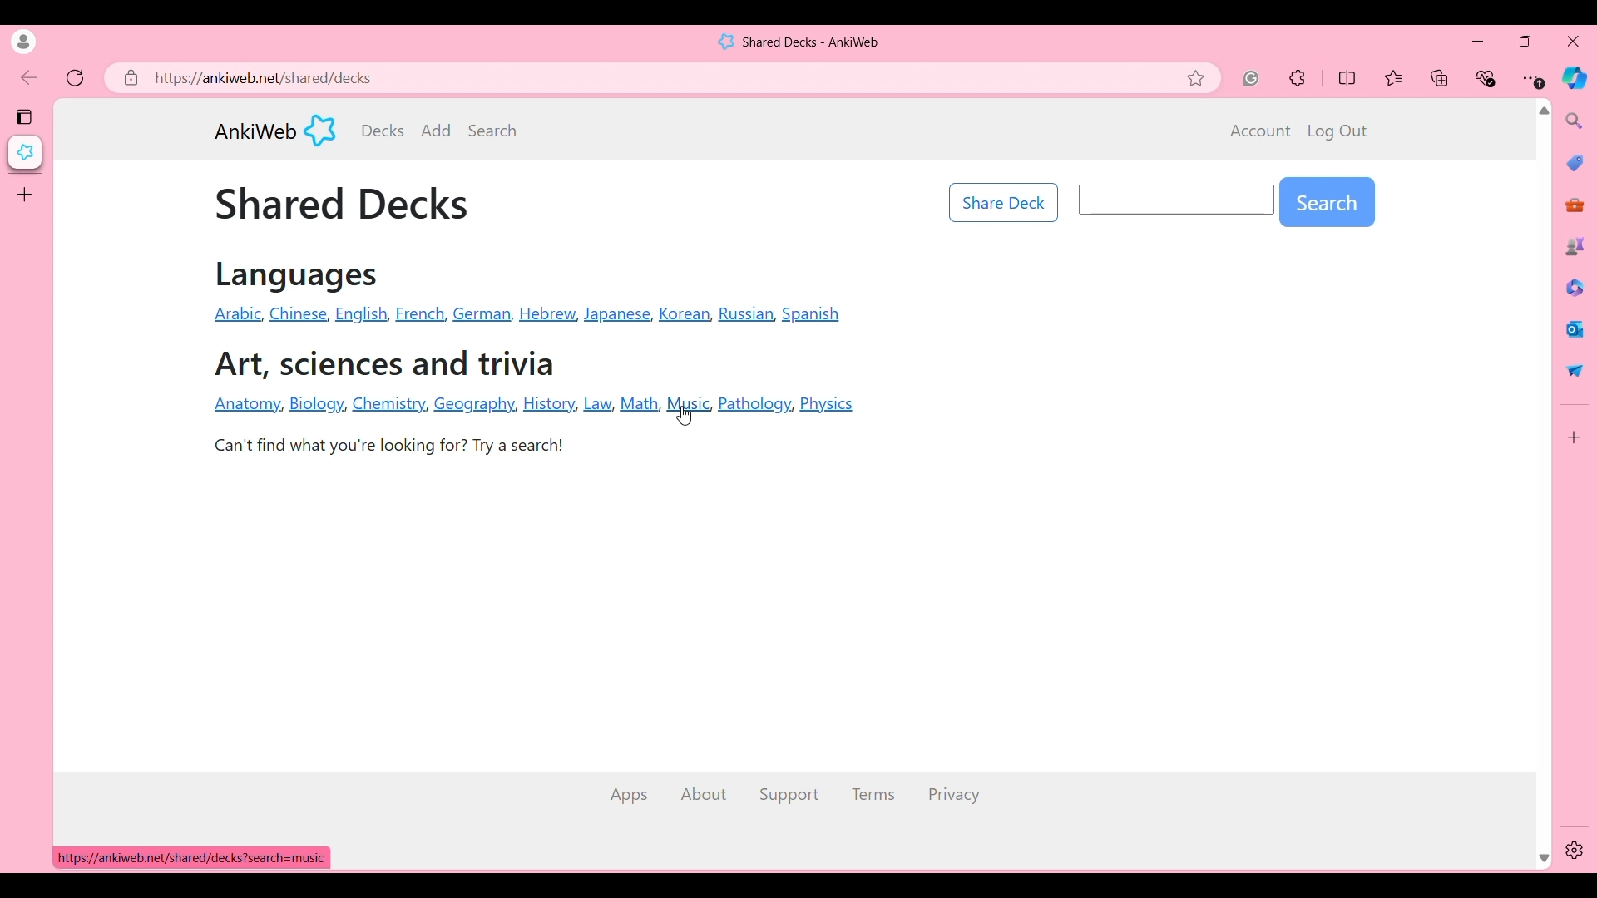  I want to click on Input search, so click(1177, 200).